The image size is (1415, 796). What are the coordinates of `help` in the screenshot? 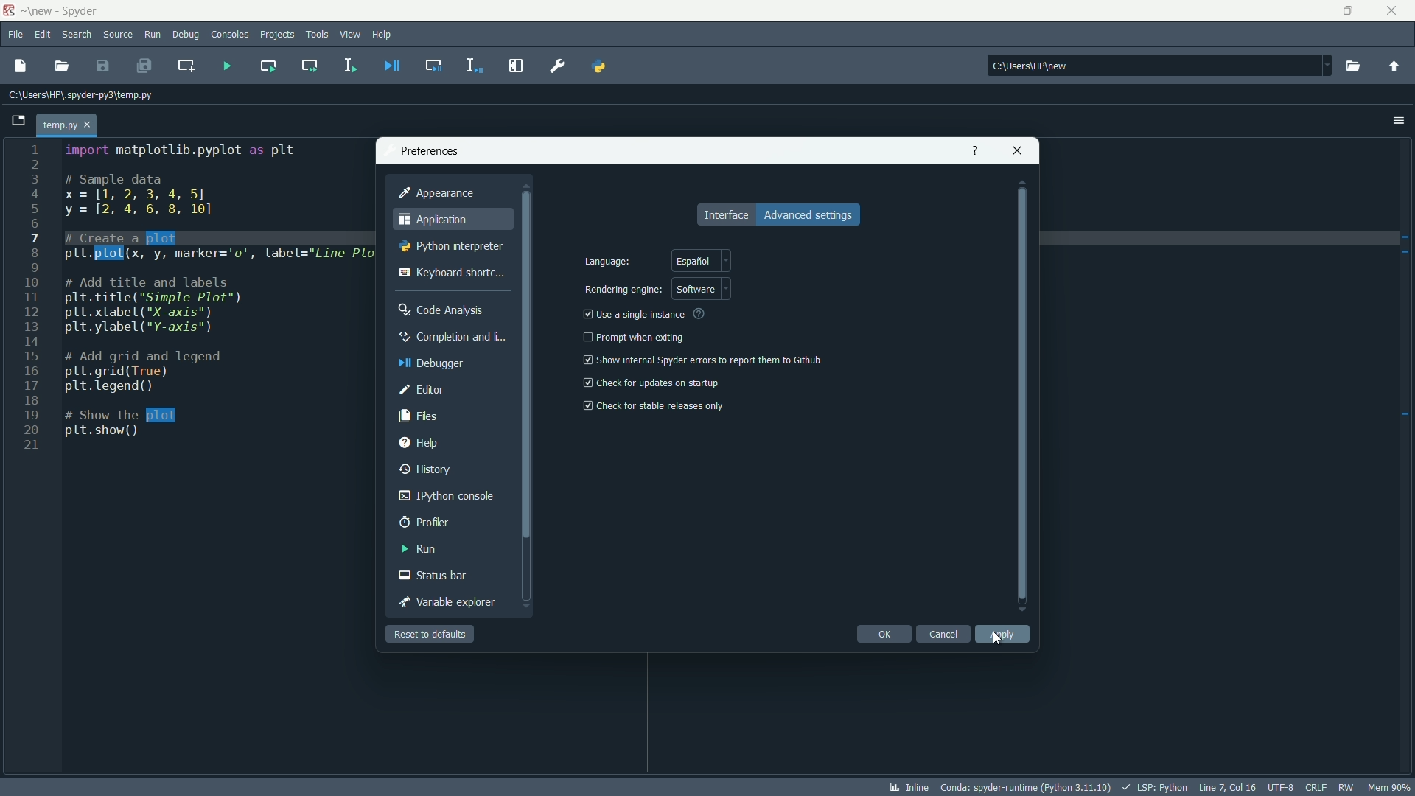 It's located at (383, 35).